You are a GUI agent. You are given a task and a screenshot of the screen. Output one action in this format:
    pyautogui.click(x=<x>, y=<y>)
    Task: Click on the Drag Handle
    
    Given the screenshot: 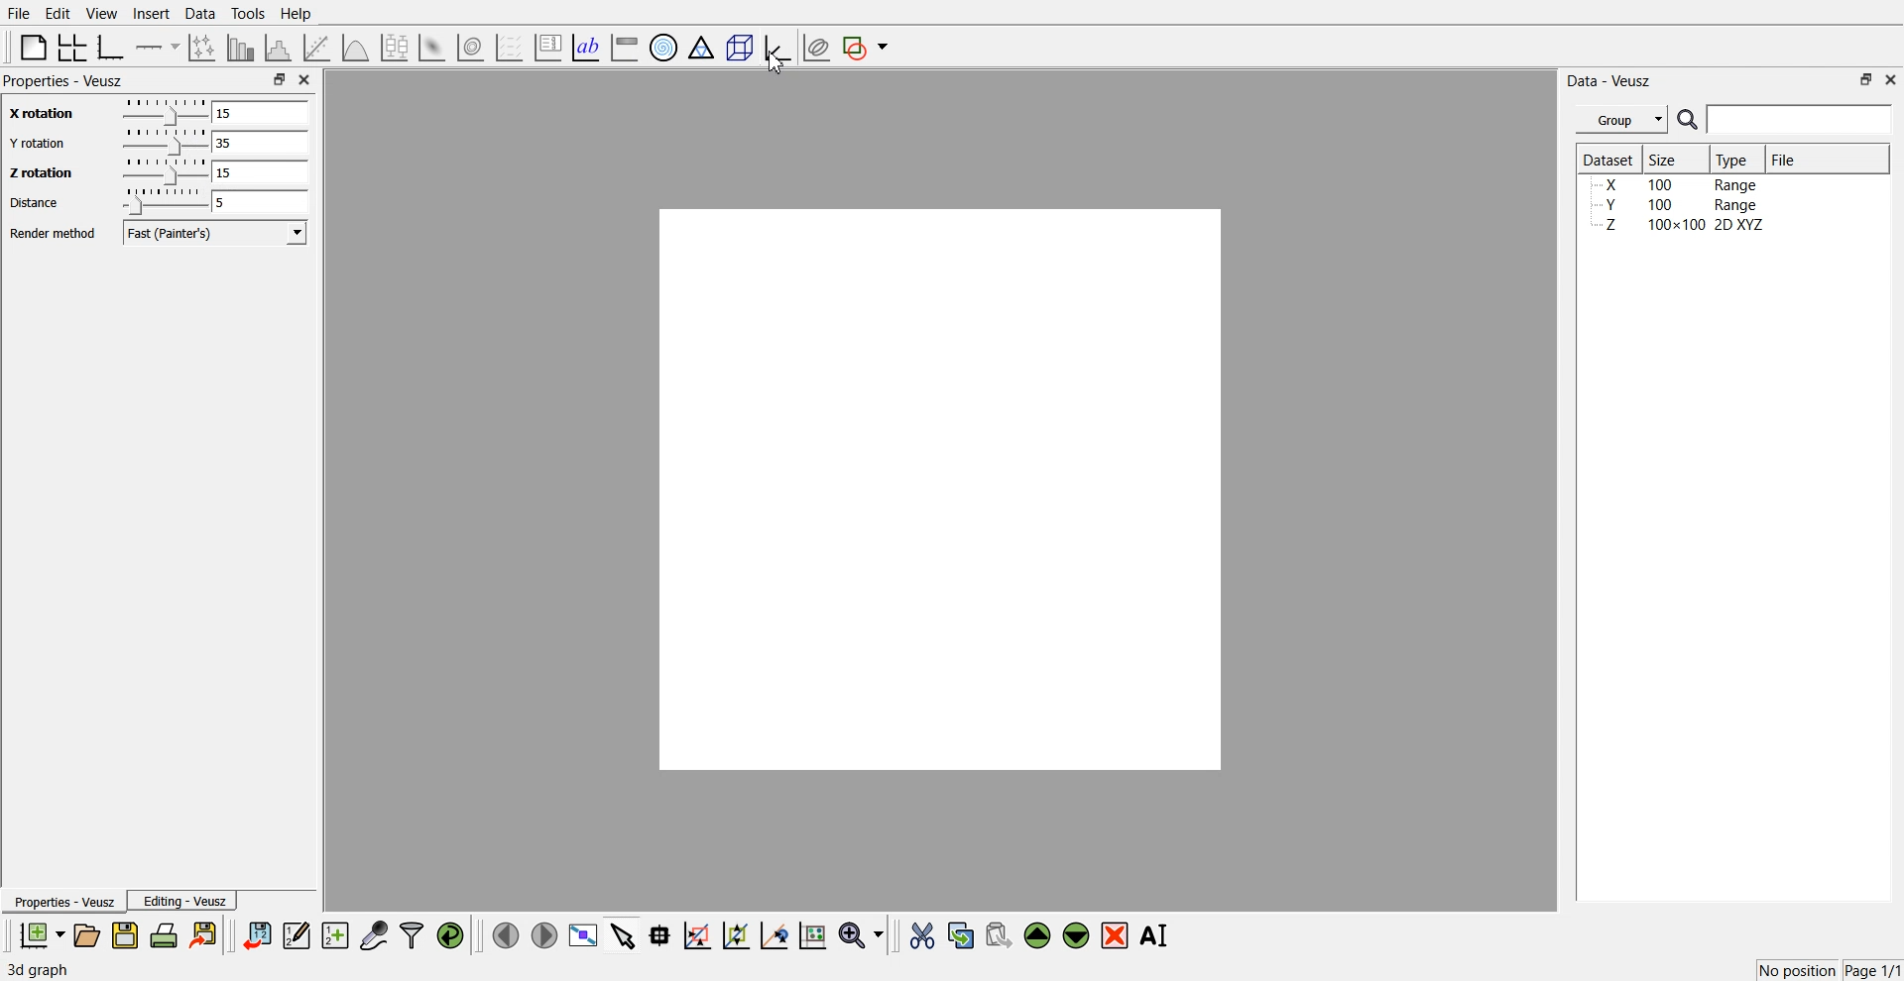 What is the action you would take?
    pyautogui.click(x=164, y=172)
    